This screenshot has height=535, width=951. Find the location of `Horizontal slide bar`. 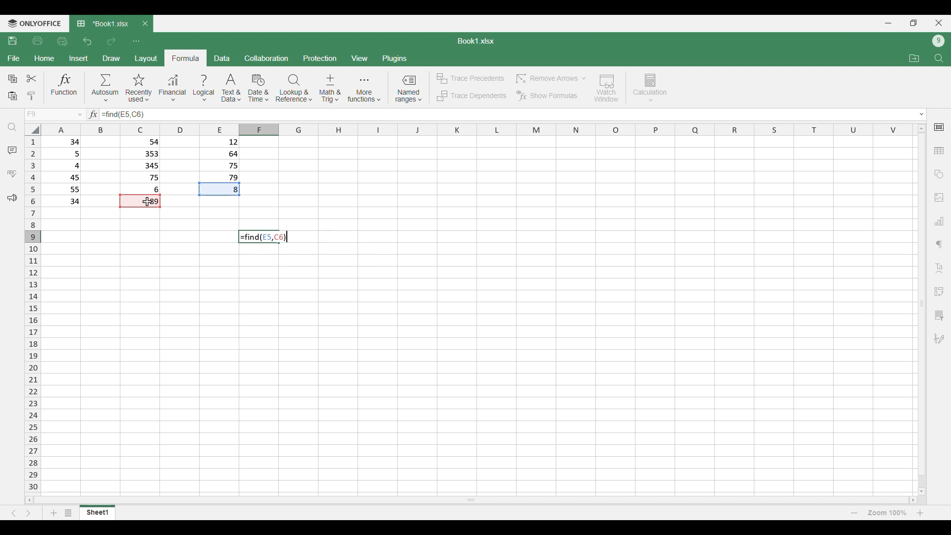

Horizontal slide bar is located at coordinates (471, 499).